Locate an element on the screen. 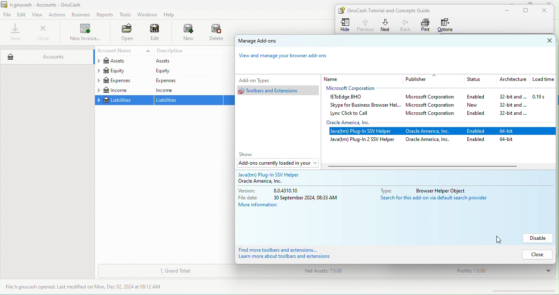  manage add ons  is located at coordinates (266, 42).